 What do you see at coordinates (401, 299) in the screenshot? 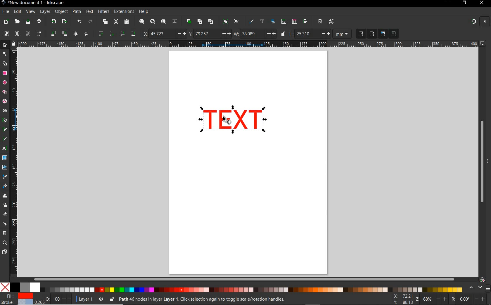
I see `CURSOR COORDINATES` at bounding box center [401, 299].